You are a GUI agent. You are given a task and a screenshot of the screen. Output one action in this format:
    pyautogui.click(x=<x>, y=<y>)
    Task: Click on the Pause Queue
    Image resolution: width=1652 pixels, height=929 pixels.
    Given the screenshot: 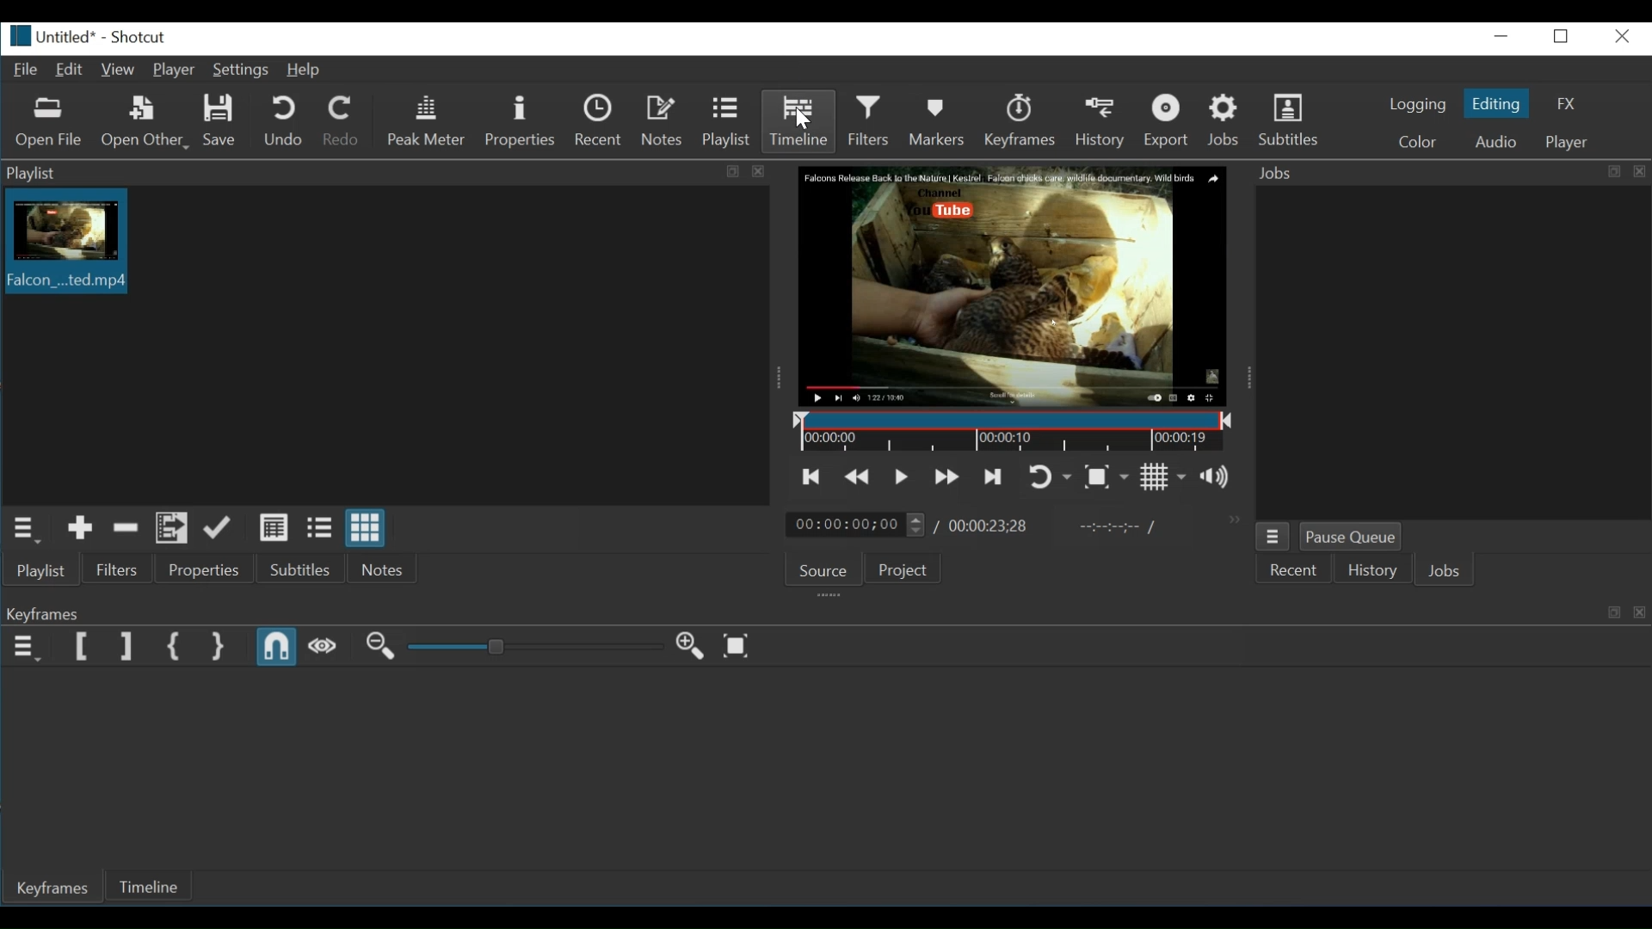 What is the action you would take?
    pyautogui.click(x=1350, y=538)
    